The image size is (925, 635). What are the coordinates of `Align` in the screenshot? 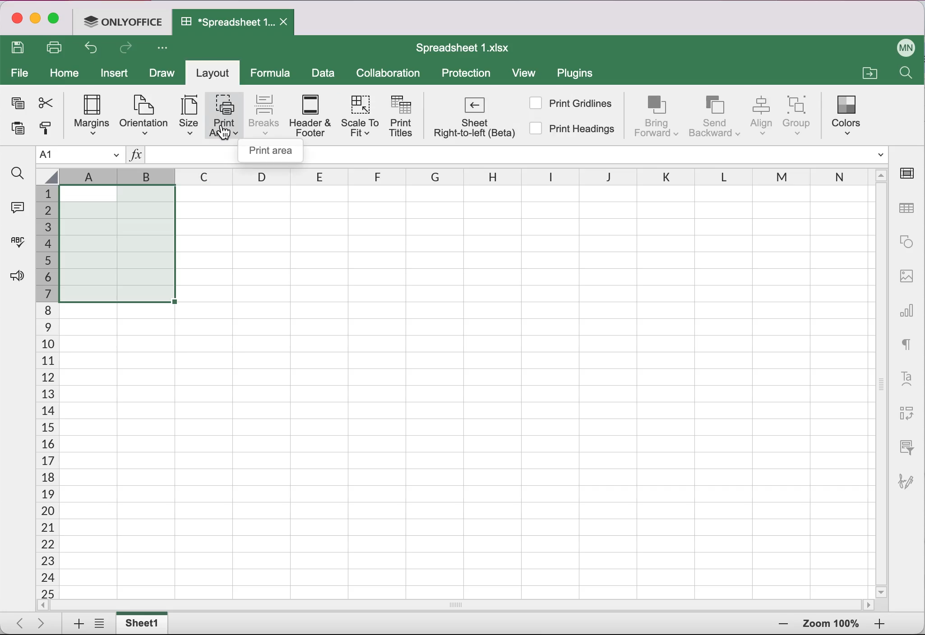 It's located at (763, 116).